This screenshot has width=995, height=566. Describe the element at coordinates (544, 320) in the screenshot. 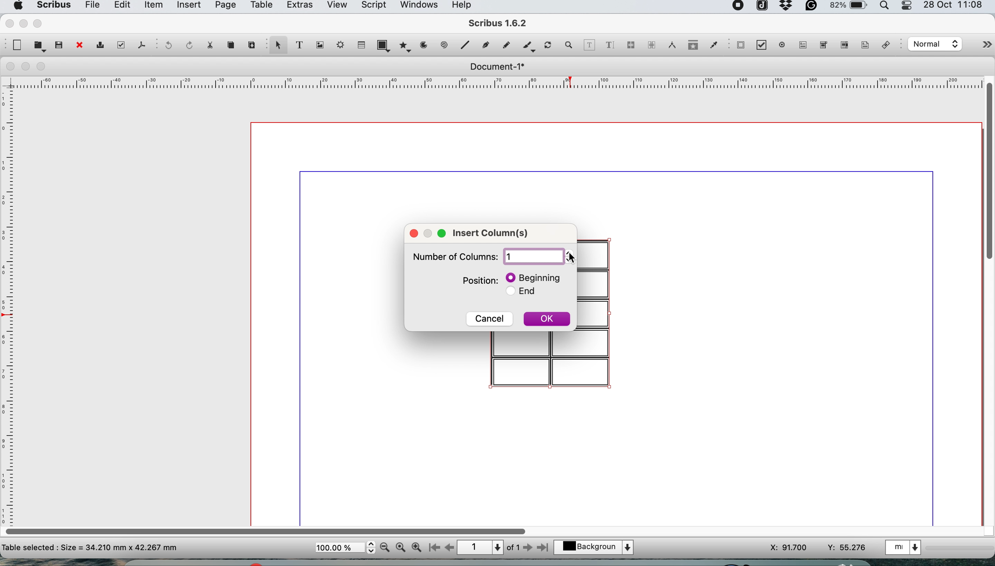

I see `ok` at that location.